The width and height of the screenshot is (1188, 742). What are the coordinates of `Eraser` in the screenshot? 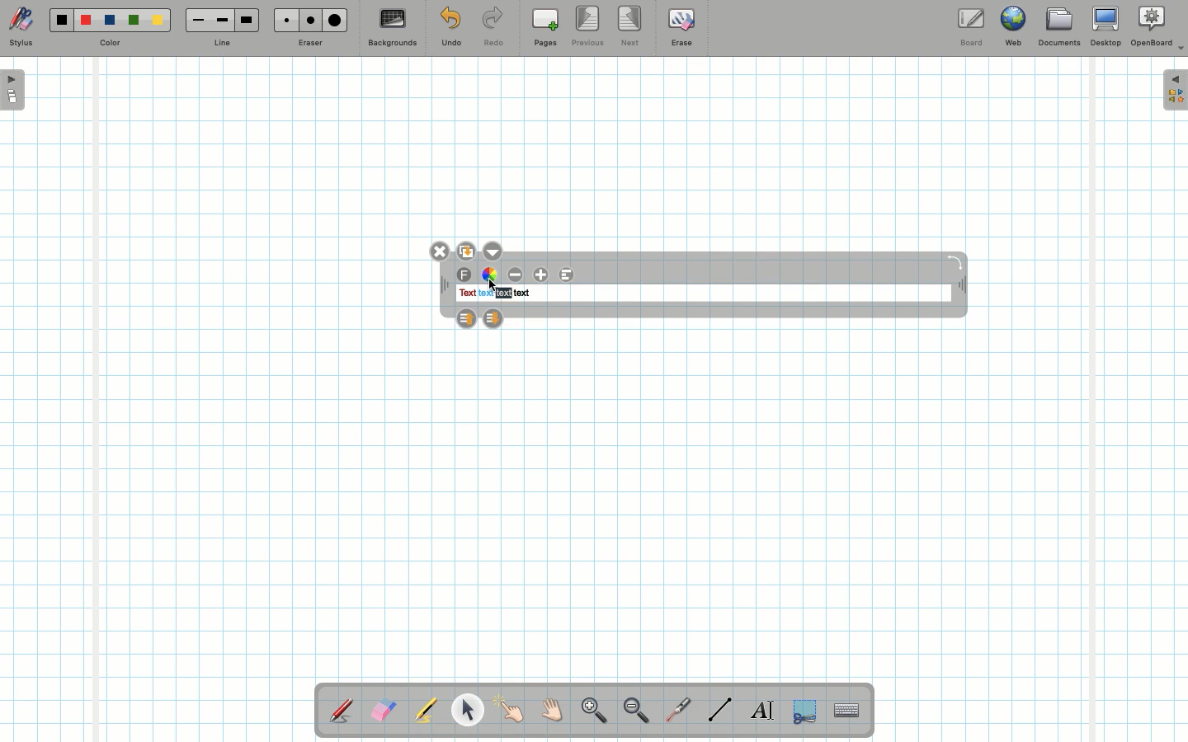 It's located at (309, 45).